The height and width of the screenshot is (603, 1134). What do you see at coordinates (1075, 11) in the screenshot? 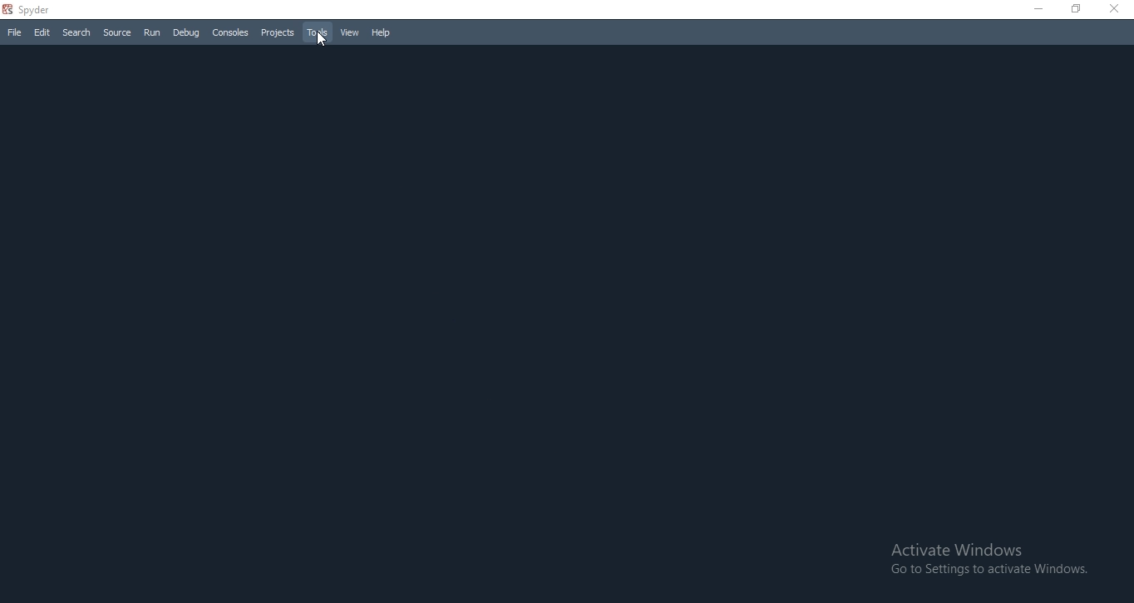
I see `restore` at bounding box center [1075, 11].